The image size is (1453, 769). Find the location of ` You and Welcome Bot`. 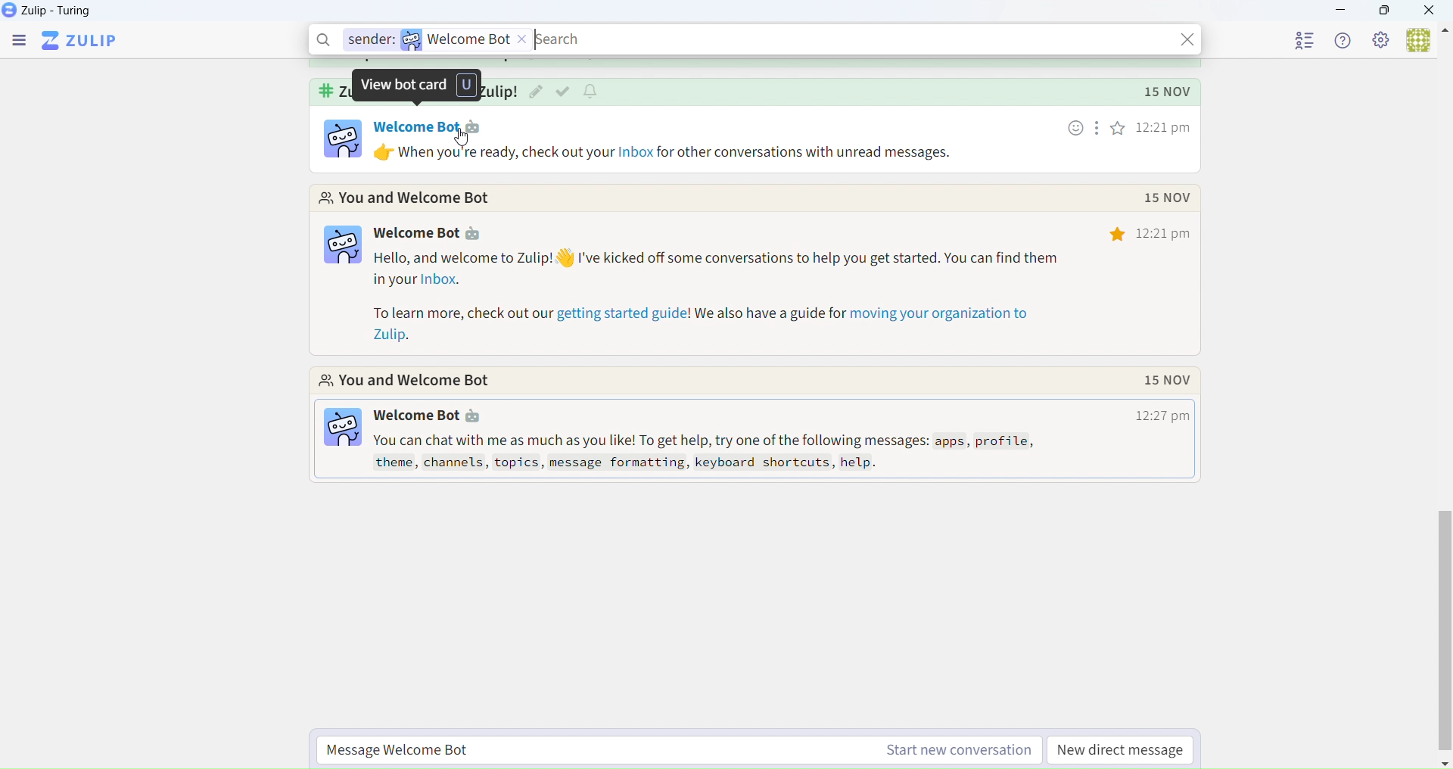

 You and Welcome Bot is located at coordinates (406, 198).